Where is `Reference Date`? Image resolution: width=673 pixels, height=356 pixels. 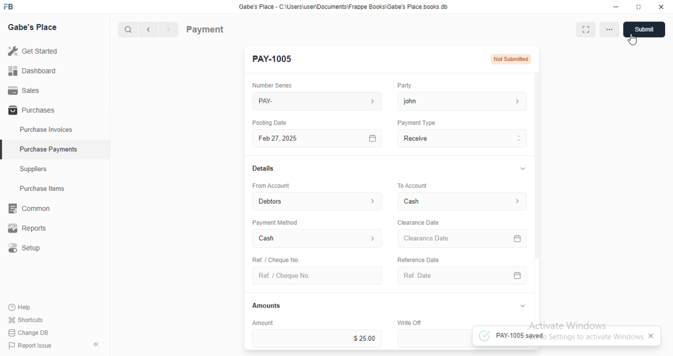 Reference Date is located at coordinates (417, 259).